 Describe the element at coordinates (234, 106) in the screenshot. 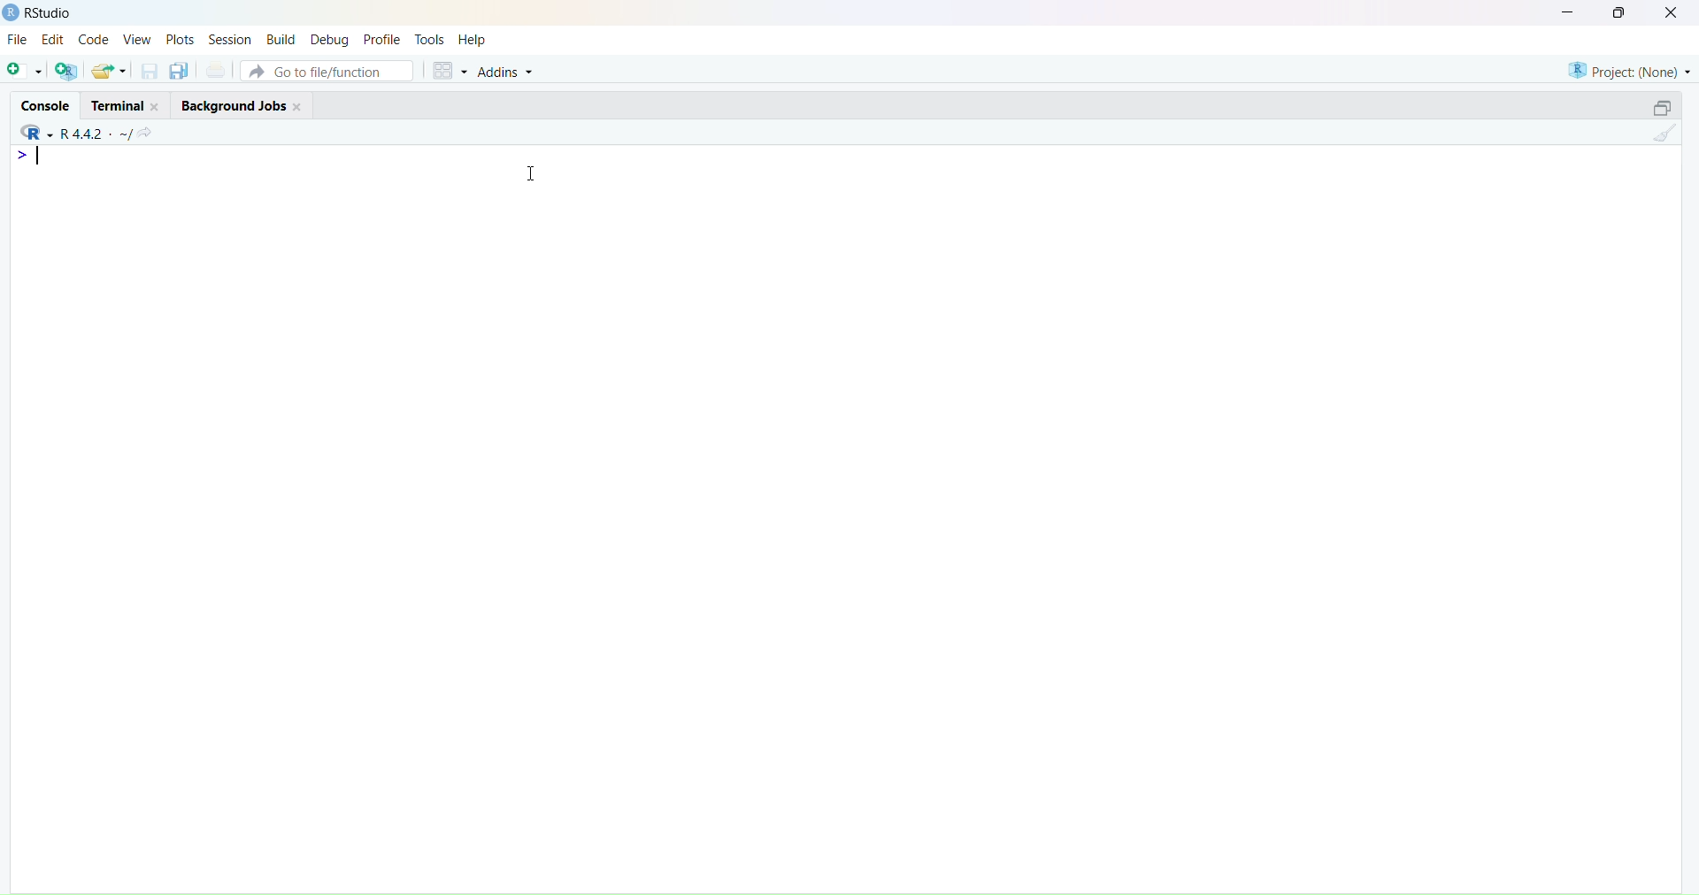

I see `background jobs` at that location.